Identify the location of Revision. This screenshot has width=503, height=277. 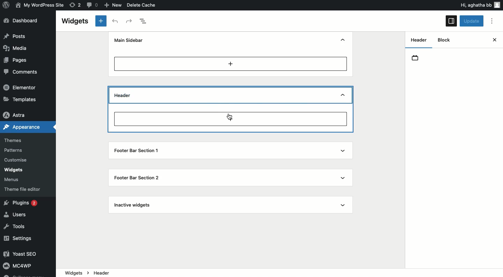
(75, 5).